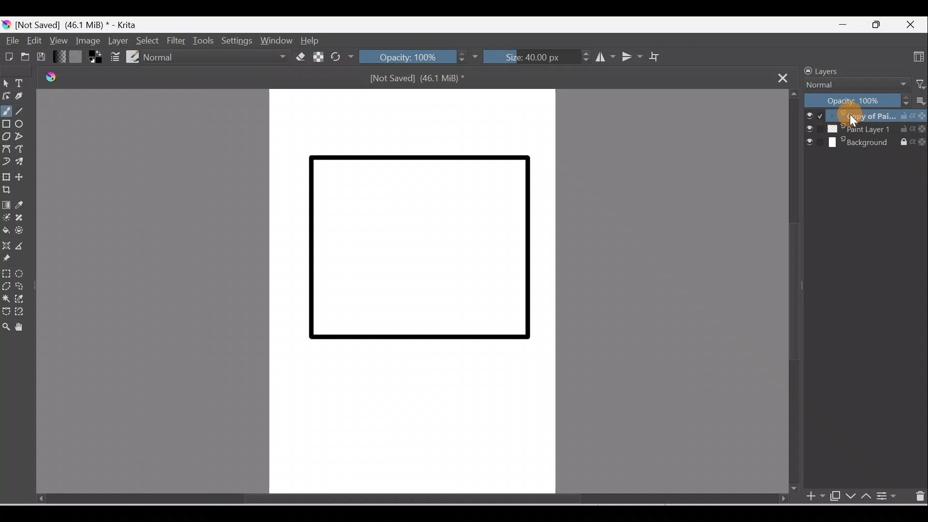 The height and width of the screenshot is (522, 928). I want to click on Paint Layer 1, so click(865, 131).